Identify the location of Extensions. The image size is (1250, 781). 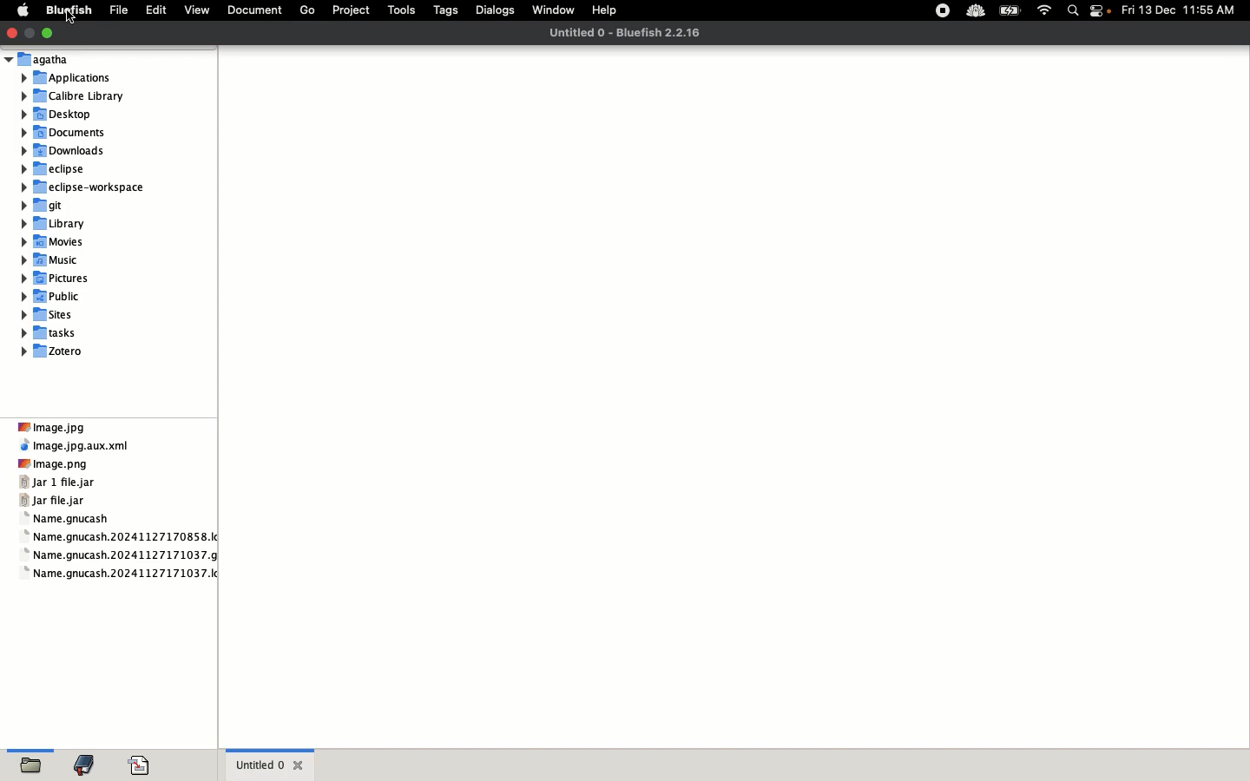
(957, 10).